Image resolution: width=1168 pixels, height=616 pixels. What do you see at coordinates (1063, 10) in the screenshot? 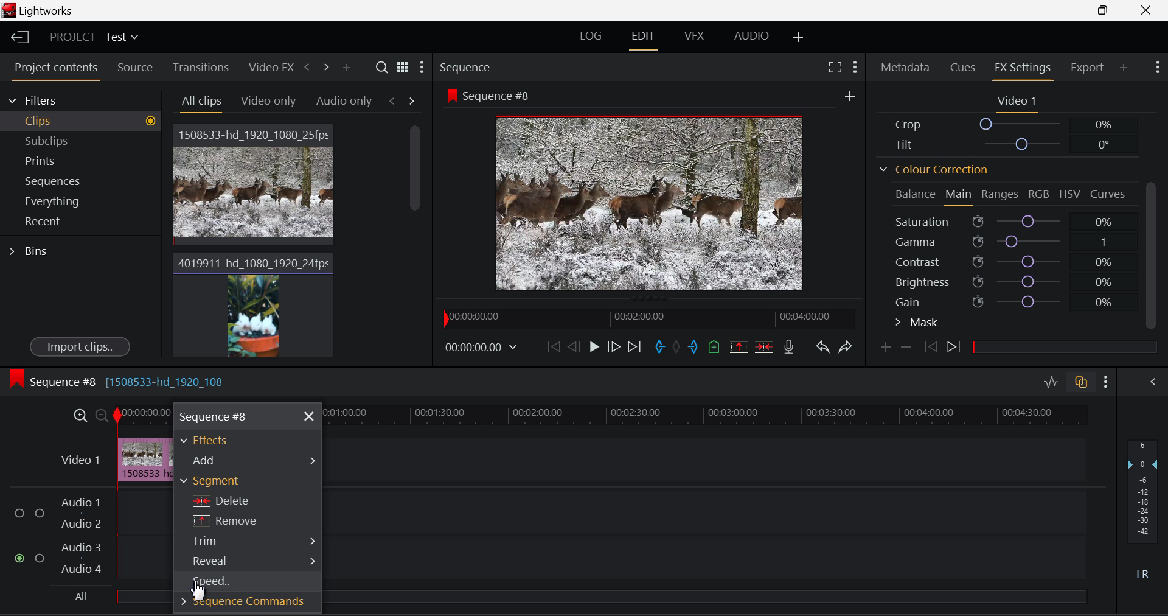
I see `Restore Down` at bounding box center [1063, 10].